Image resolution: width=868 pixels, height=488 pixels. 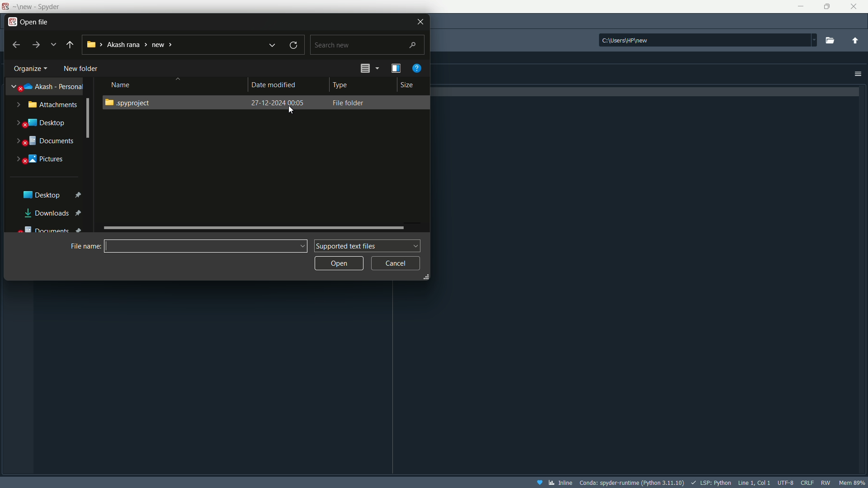 I want to click on Pictures, so click(x=44, y=160).